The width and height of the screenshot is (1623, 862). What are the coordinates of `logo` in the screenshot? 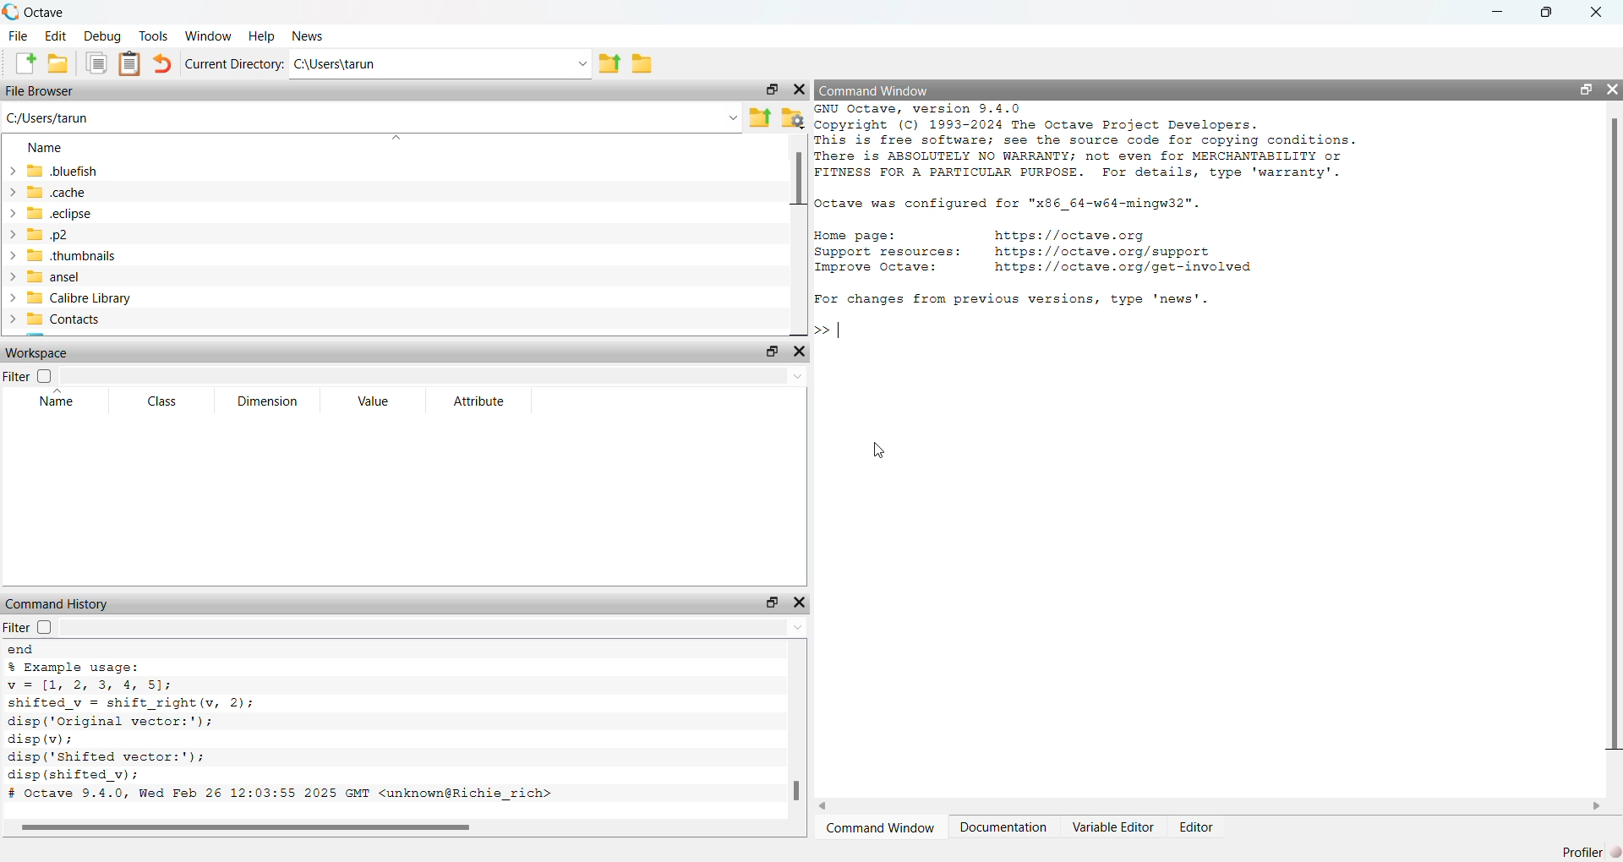 It's located at (11, 11).